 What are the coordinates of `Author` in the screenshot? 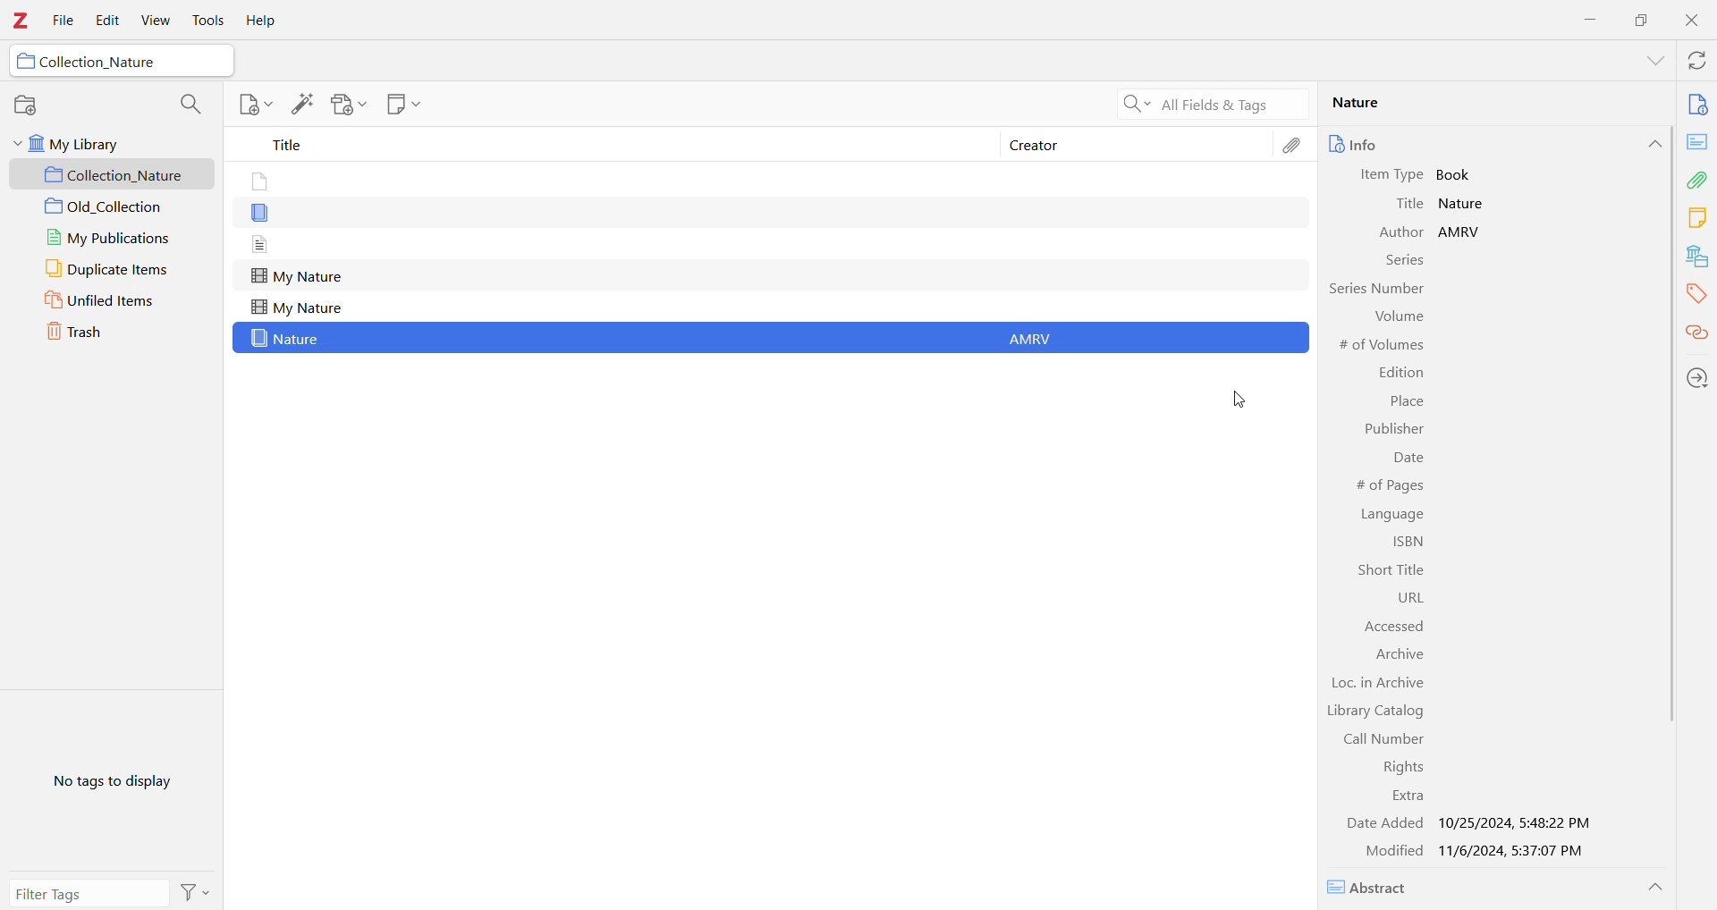 It's located at (1390, 233).